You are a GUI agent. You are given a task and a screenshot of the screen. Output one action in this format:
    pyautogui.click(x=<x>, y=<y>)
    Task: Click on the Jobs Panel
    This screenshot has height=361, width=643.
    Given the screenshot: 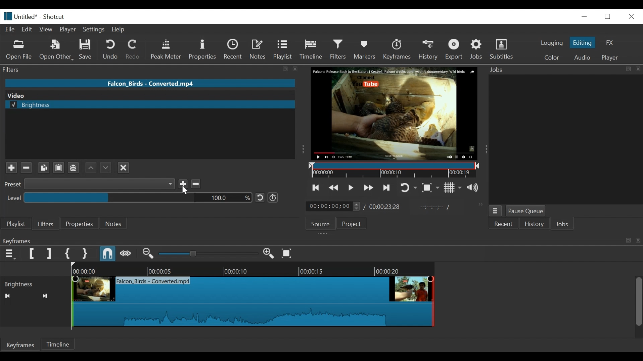 What is the action you would take?
    pyautogui.click(x=564, y=70)
    